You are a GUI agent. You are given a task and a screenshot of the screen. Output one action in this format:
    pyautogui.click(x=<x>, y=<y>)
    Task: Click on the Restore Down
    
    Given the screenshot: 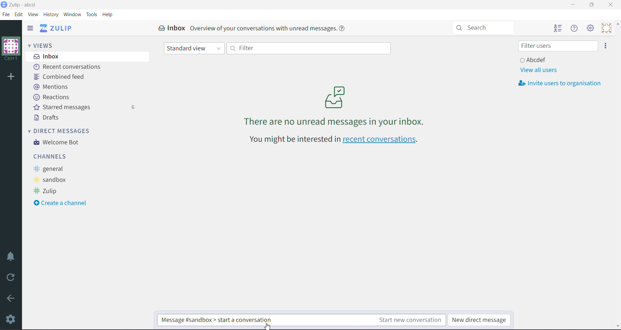 What is the action you would take?
    pyautogui.click(x=592, y=5)
    